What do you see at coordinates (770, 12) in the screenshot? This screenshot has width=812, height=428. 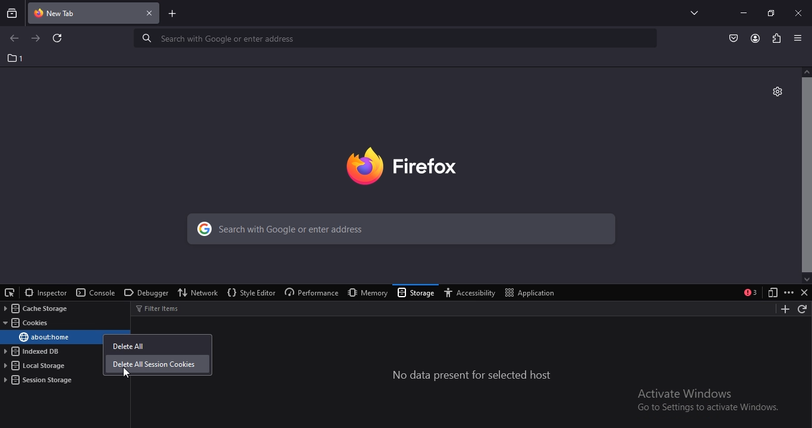 I see `restore` at bounding box center [770, 12].